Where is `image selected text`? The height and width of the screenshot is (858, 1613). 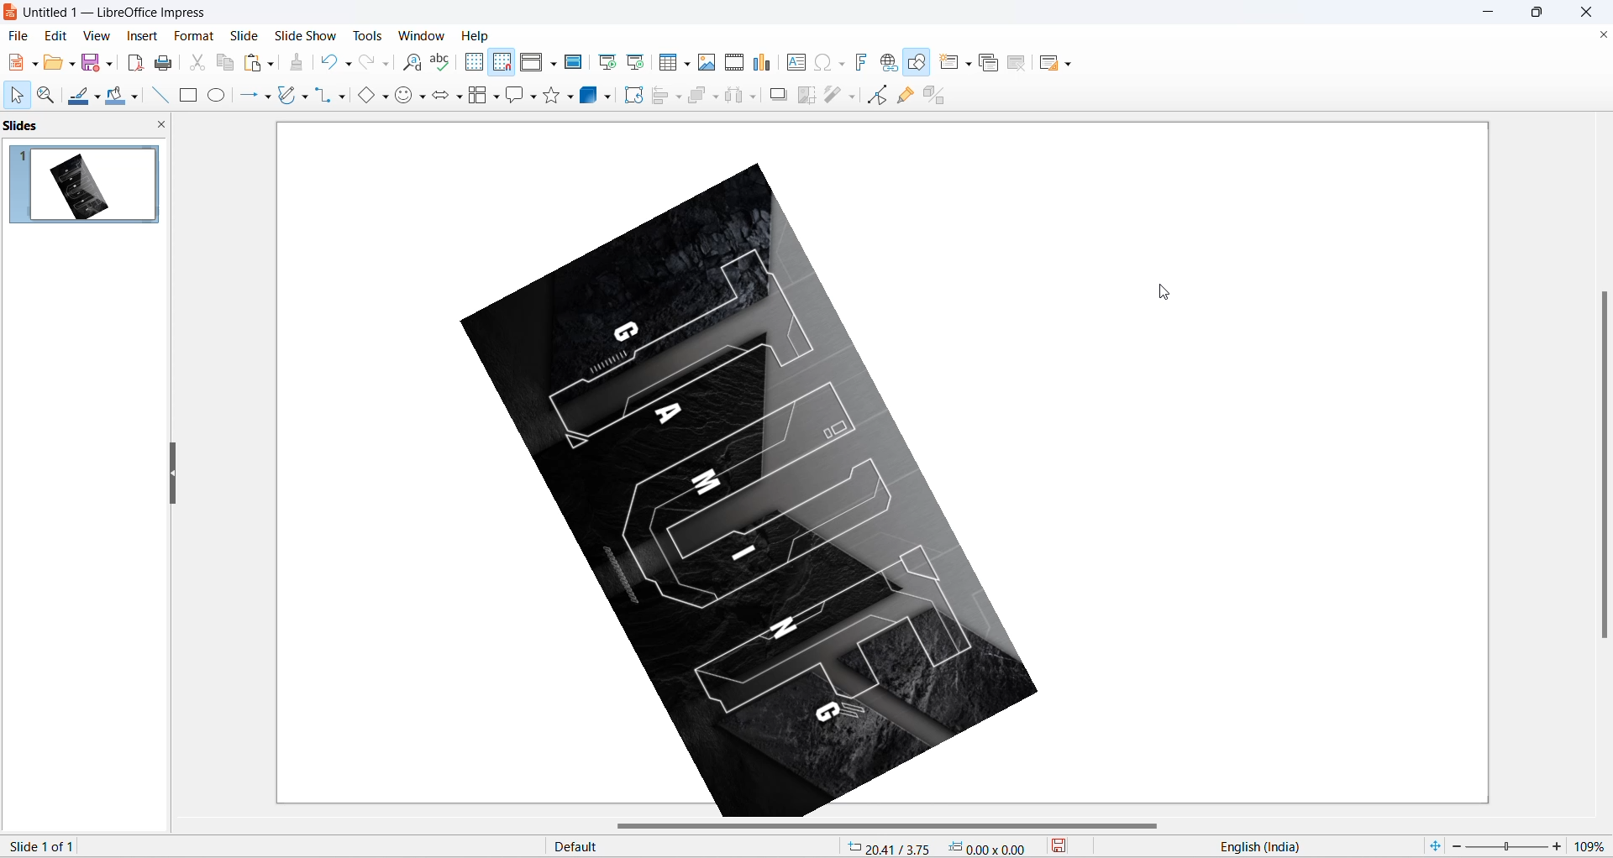 image selected text is located at coordinates (132, 845).